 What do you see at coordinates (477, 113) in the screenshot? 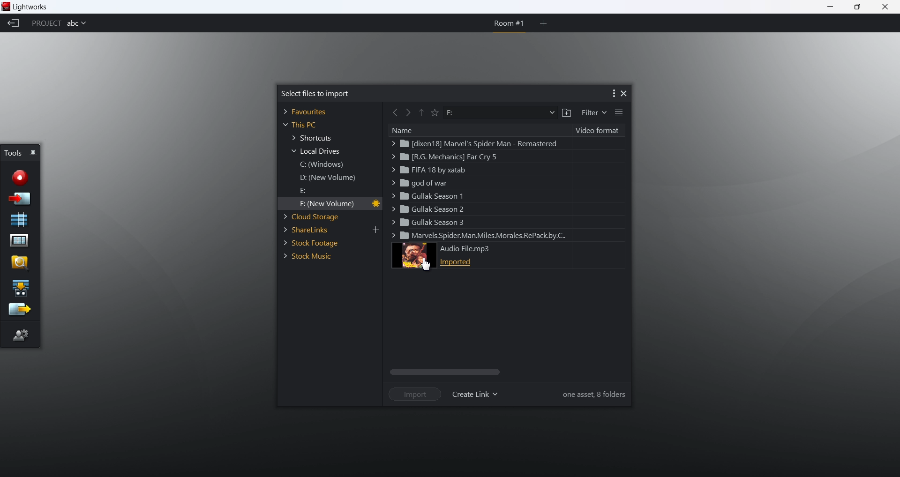
I see `path` at bounding box center [477, 113].